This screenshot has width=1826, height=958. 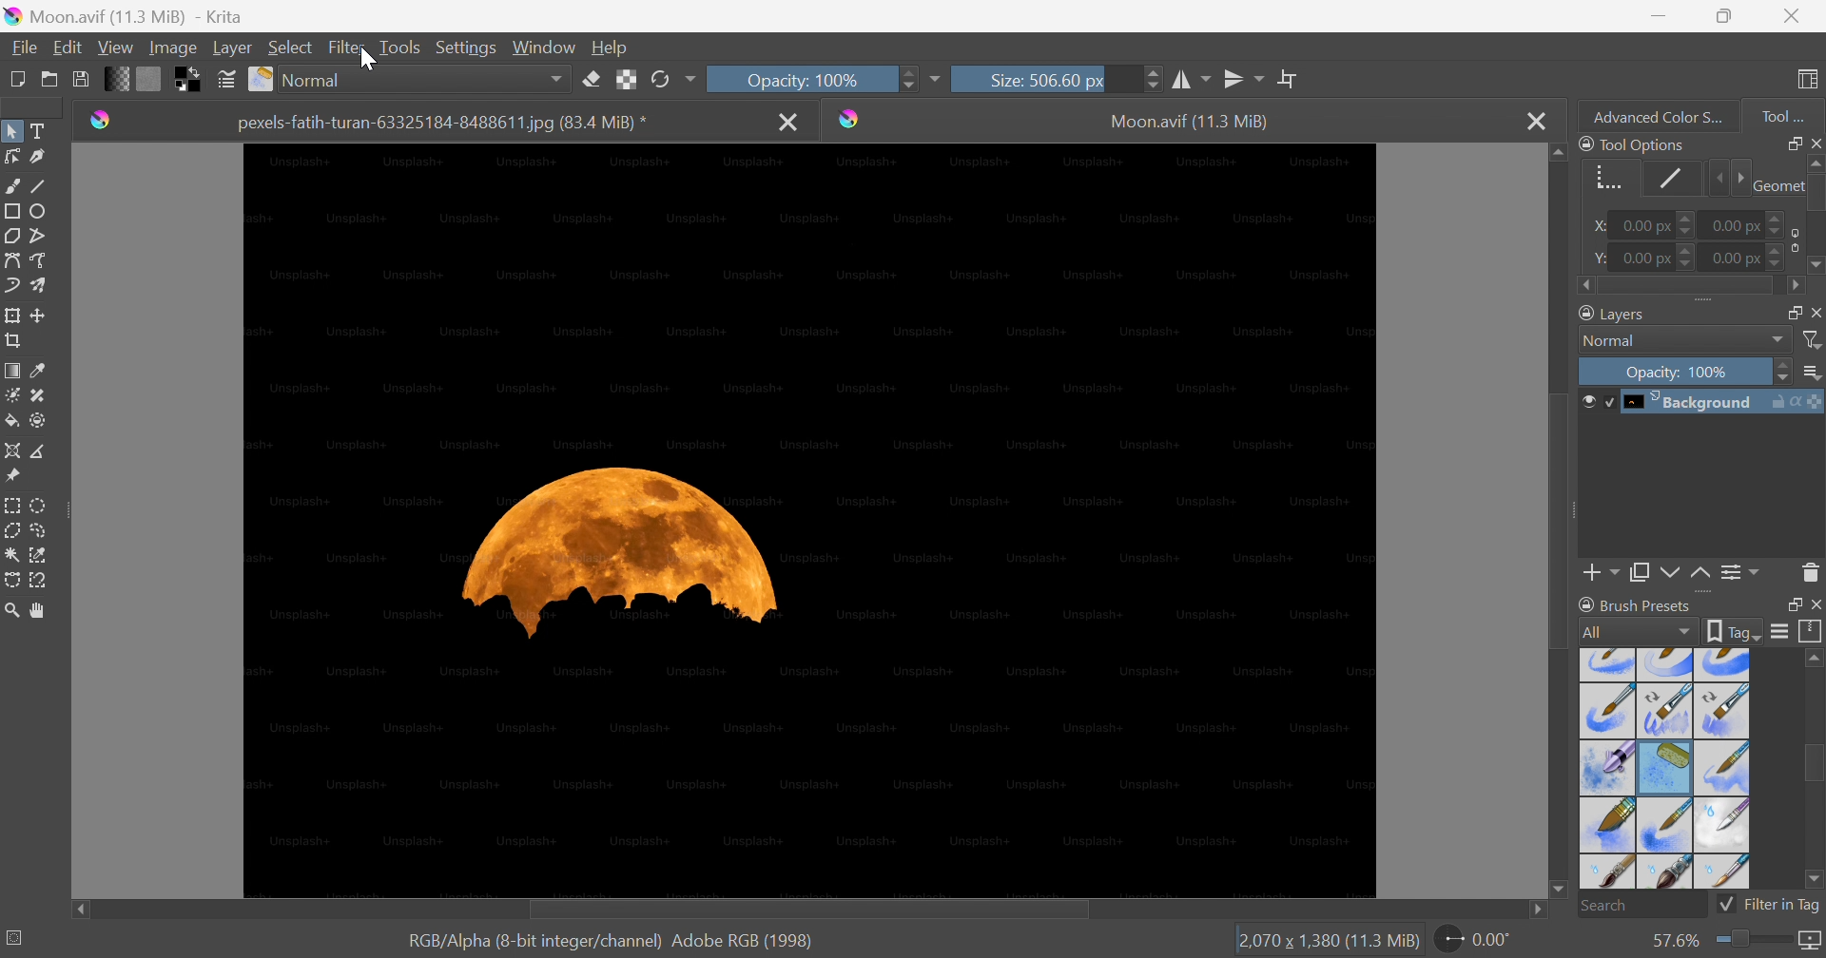 What do you see at coordinates (411, 80) in the screenshot?
I see `Favorites` at bounding box center [411, 80].